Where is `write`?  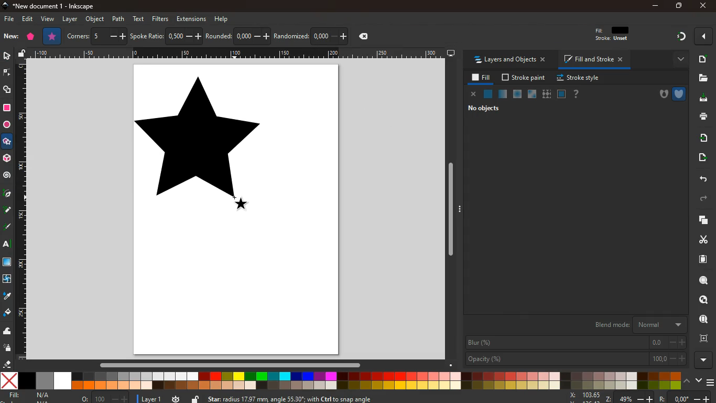 write is located at coordinates (7, 210).